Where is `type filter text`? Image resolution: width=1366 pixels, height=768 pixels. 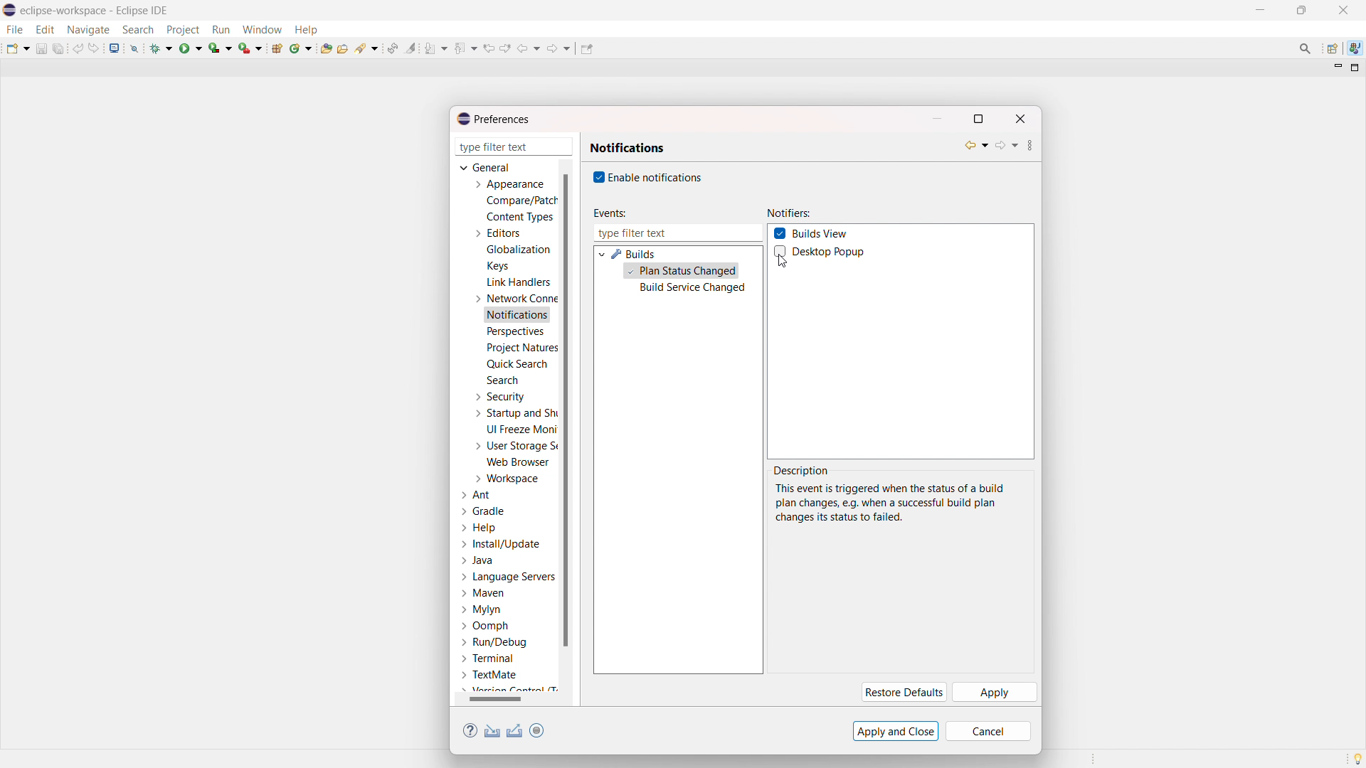 type filter text is located at coordinates (515, 146).